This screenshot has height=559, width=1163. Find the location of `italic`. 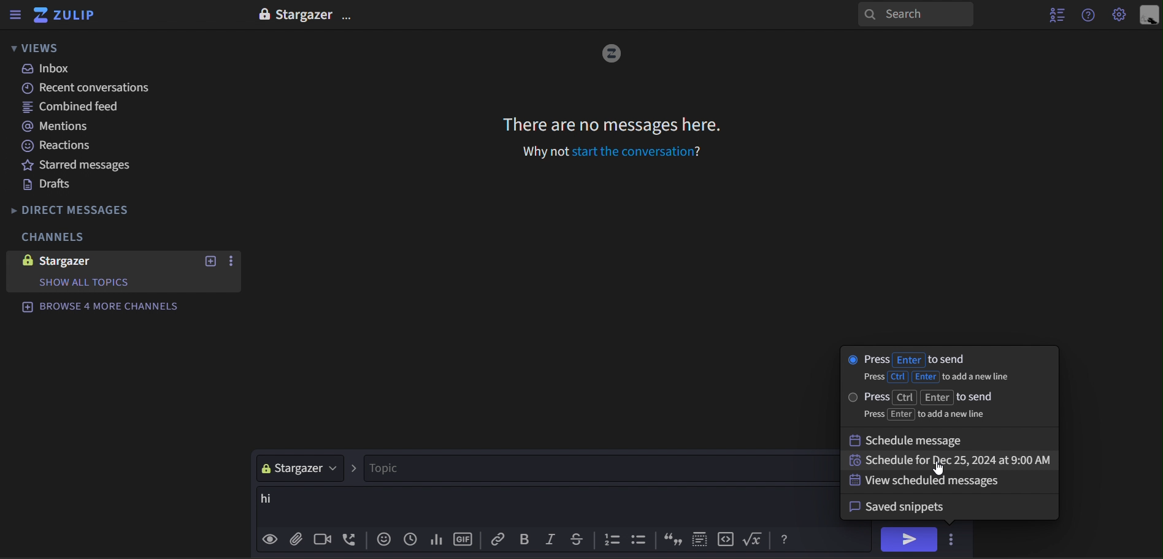

italic is located at coordinates (551, 541).